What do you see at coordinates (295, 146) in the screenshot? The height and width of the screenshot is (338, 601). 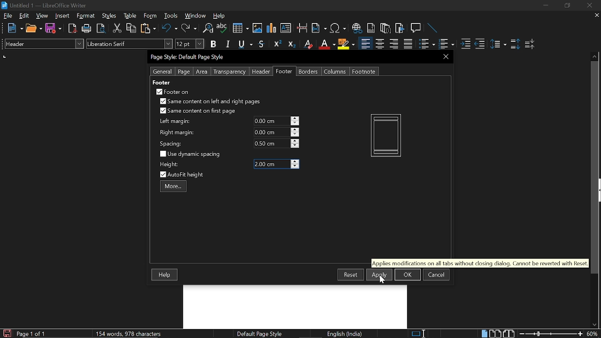 I see `decrease spacing` at bounding box center [295, 146].